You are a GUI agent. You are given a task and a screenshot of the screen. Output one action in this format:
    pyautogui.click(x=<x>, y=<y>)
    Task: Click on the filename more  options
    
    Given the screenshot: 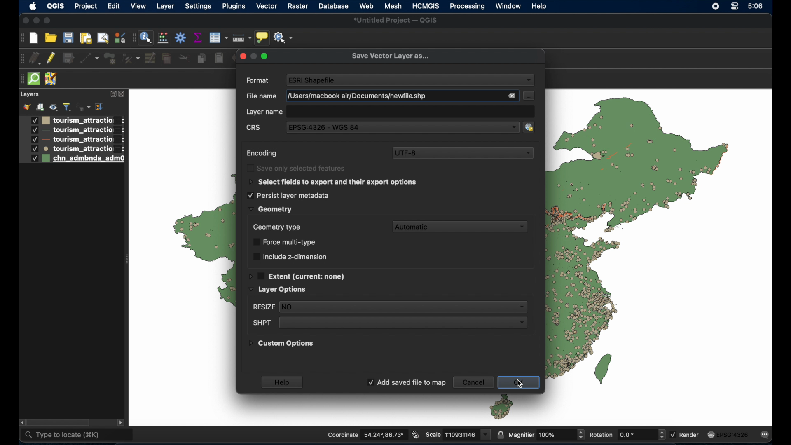 What is the action you would take?
    pyautogui.click(x=529, y=96)
    